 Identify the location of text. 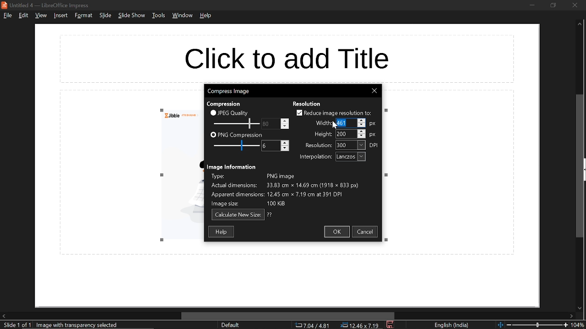
(232, 166).